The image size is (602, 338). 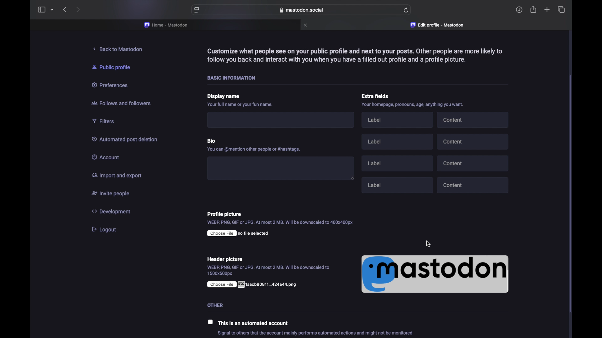 What do you see at coordinates (213, 139) in the screenshot?
I see `bio` at bounding box center [213, 139].